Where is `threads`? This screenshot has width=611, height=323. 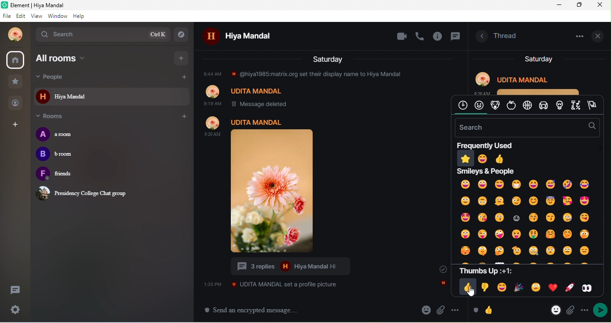 threads is located at coordinates (14, 291).